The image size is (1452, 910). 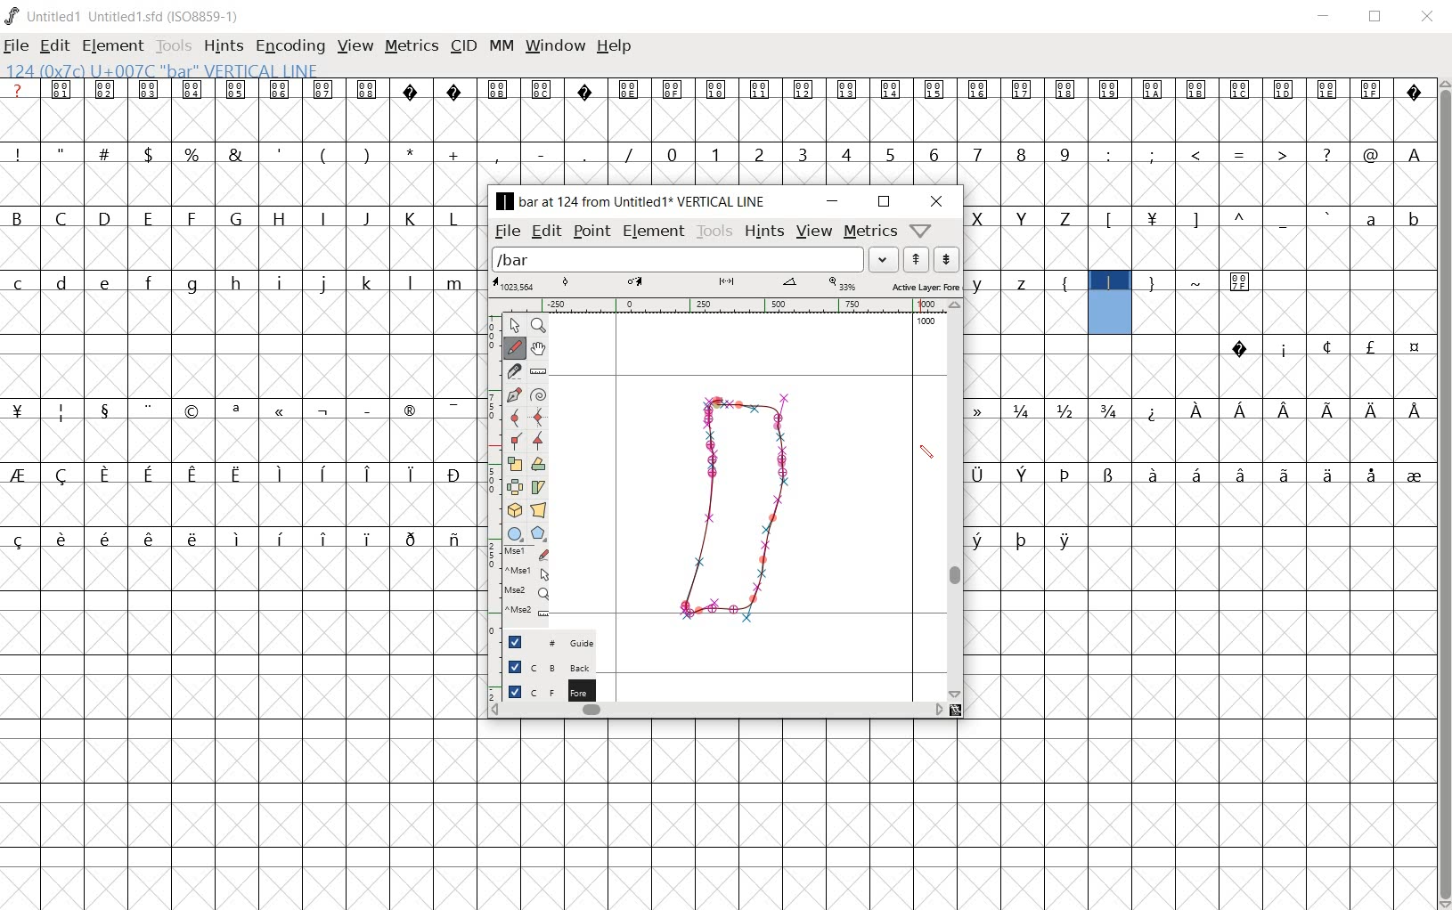 What do you see at coordinates (938, 201) in the screenshot?
I see `close` at bounding box center [938, 201].